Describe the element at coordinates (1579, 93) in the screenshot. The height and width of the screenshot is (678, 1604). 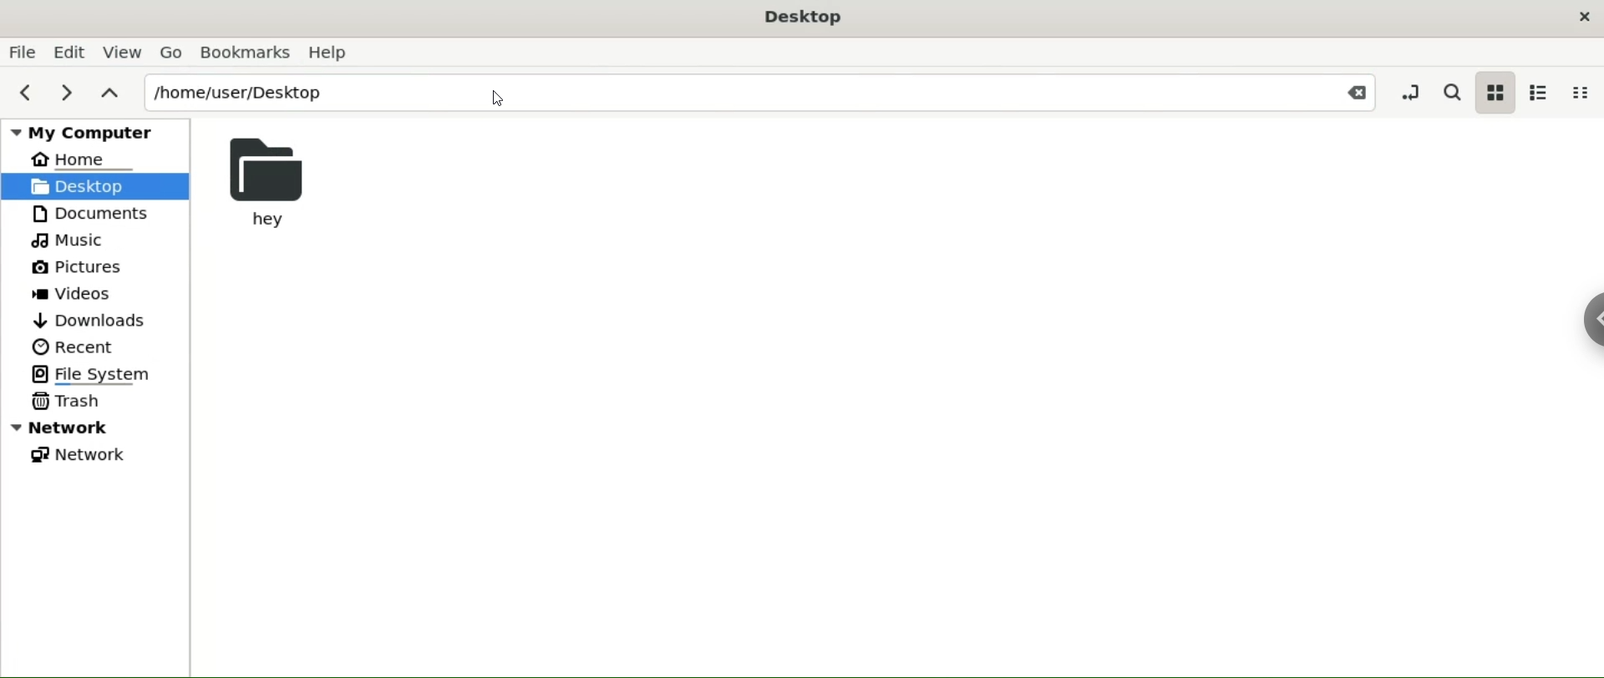
I see `compact view` at that location.